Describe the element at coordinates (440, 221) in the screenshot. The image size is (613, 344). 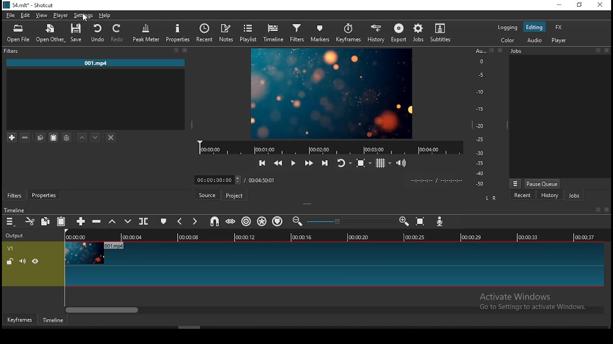
I see `record audio` at that location.